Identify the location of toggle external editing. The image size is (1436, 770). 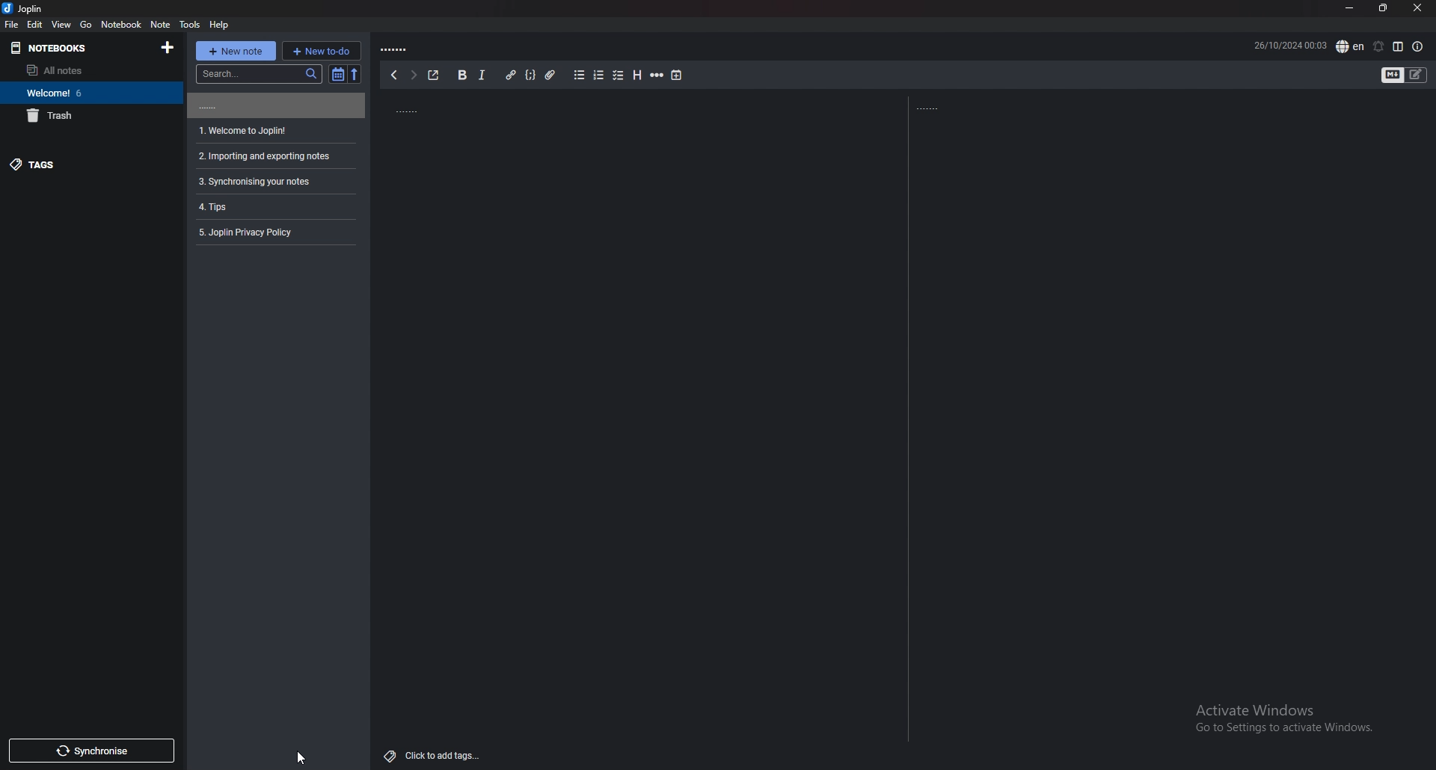
(434, 76).